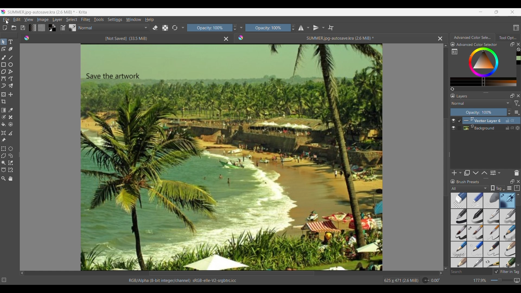 The height and width of the screenshot is (293, 521). I want to click on Mode options, so click(481, 103).